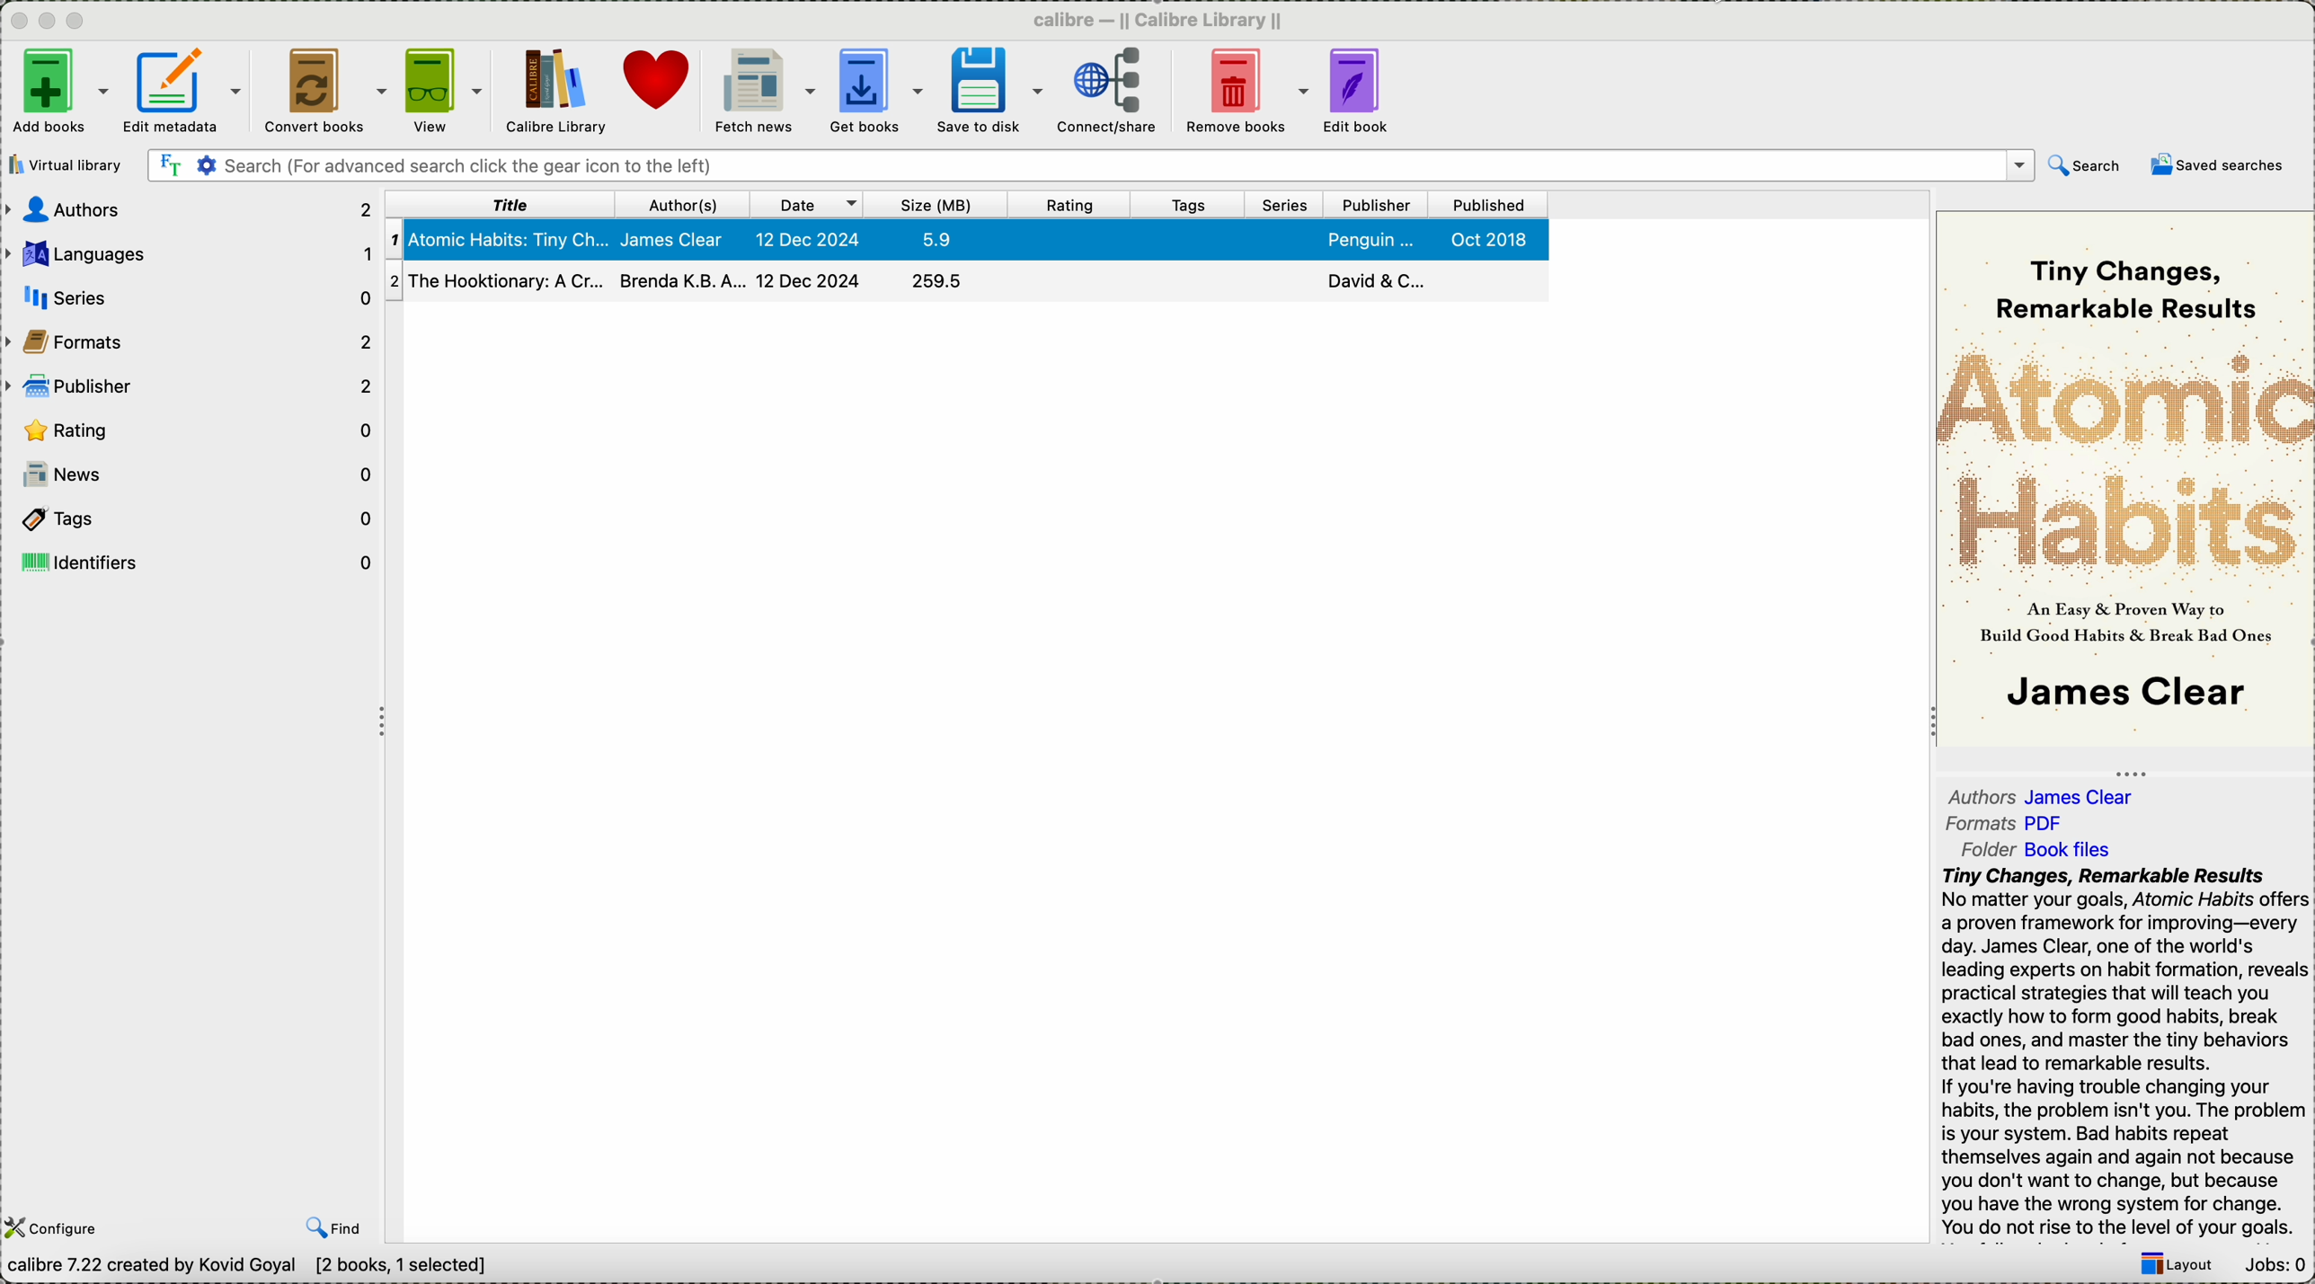  I want to click on date, so click(805, 203).